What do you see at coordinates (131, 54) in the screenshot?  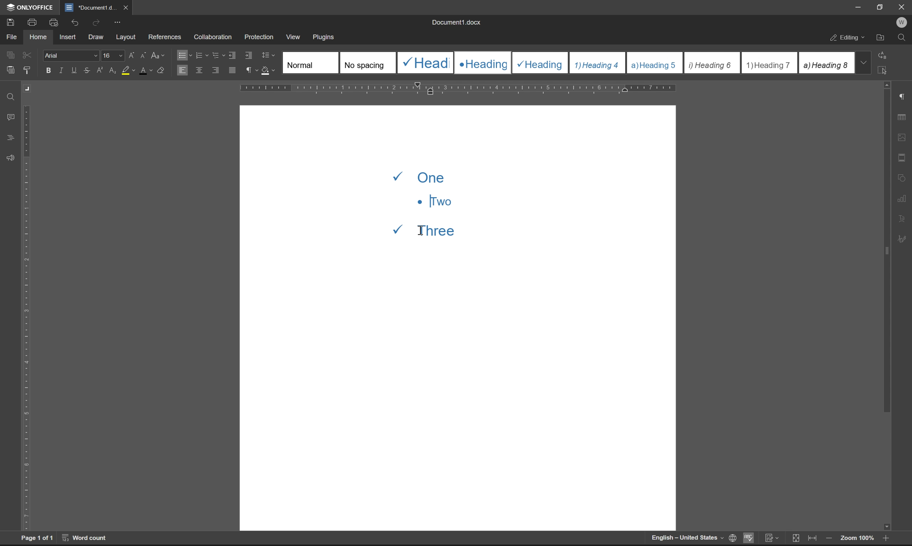 I see `increment font case` at bounding box center [131, 54].